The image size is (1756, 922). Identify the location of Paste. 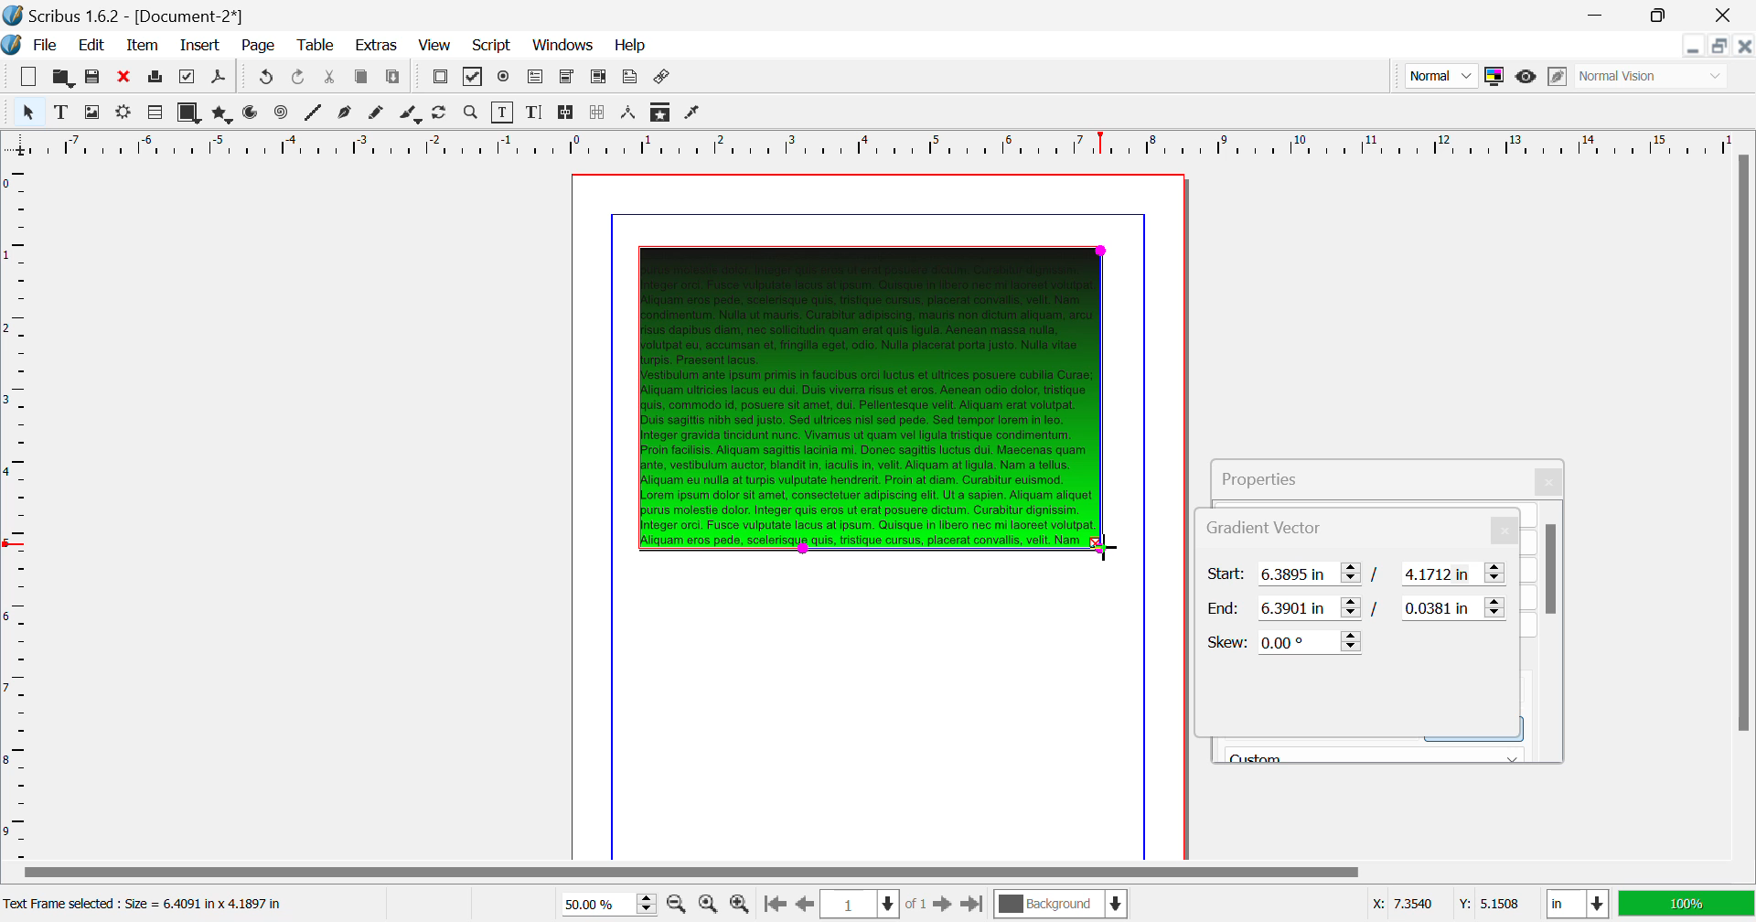
(395, 80).